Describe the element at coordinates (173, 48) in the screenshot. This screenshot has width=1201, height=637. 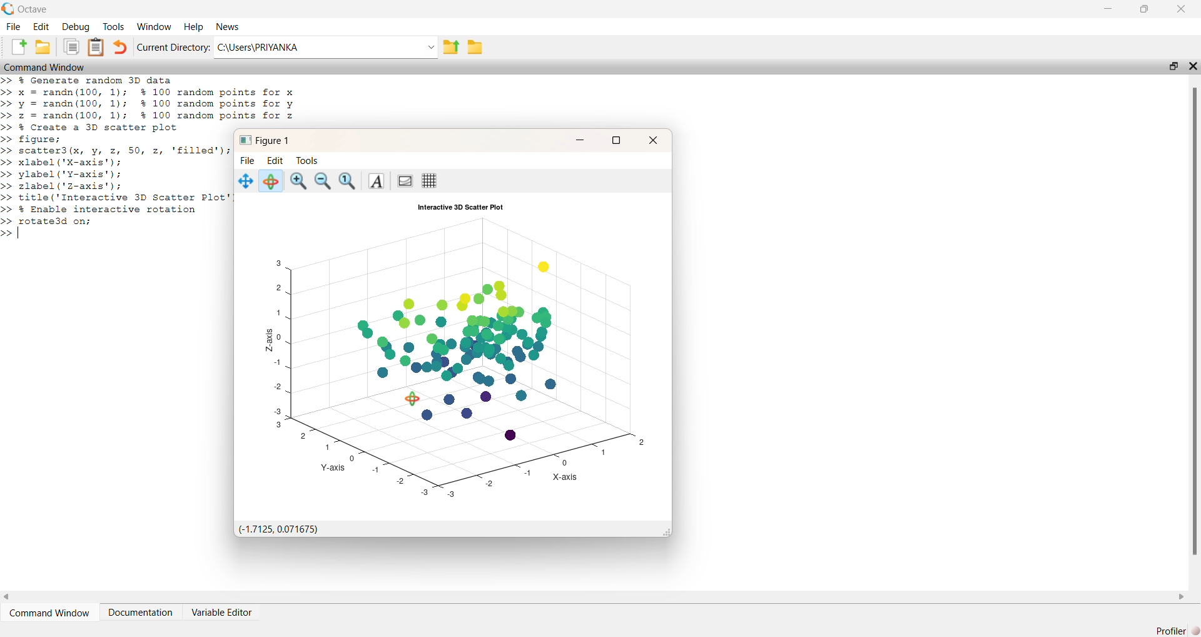
I see `Current Directory:` at that location.